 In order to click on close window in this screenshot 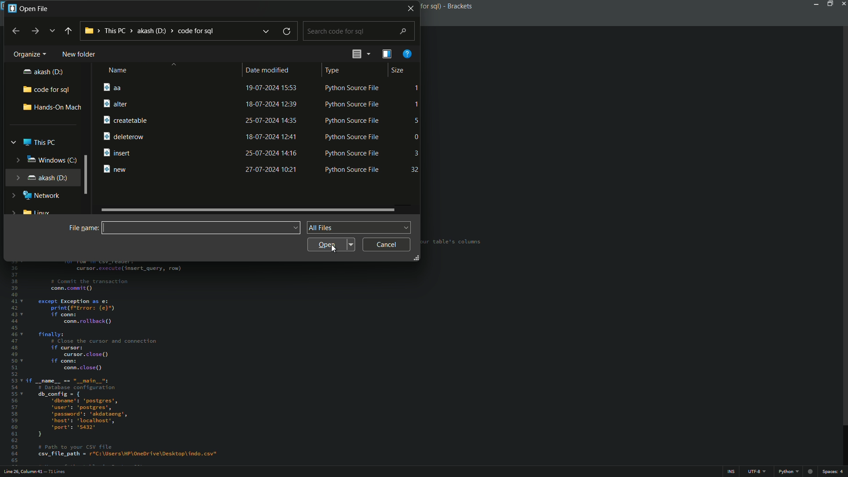, I will do `click(411, 8)`.